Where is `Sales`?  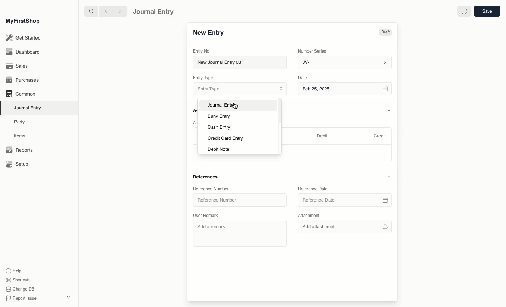 Sales is located at coordinates (17, 67).